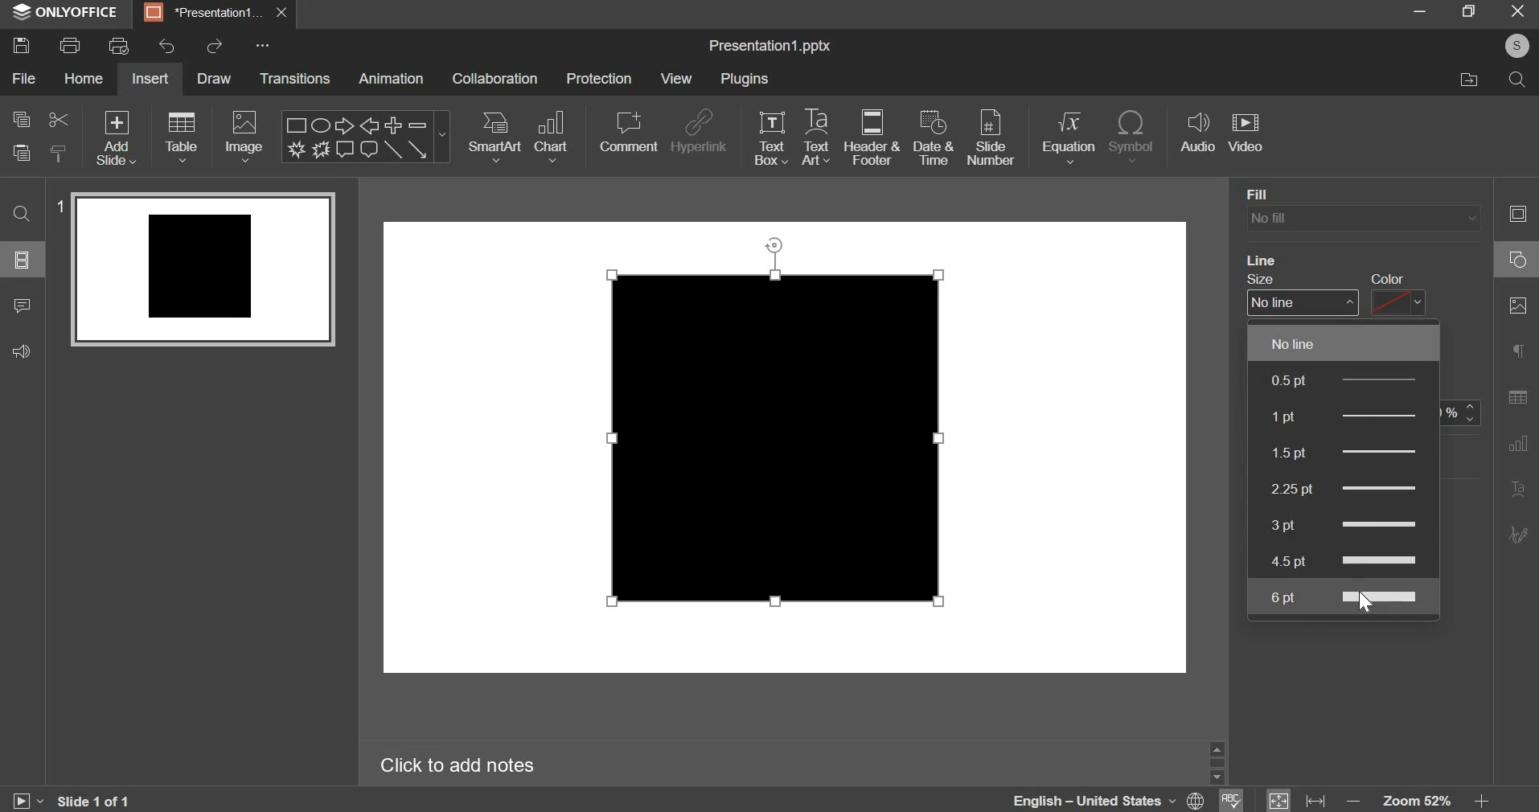  I want to click on Grid, so click(1518, 399).